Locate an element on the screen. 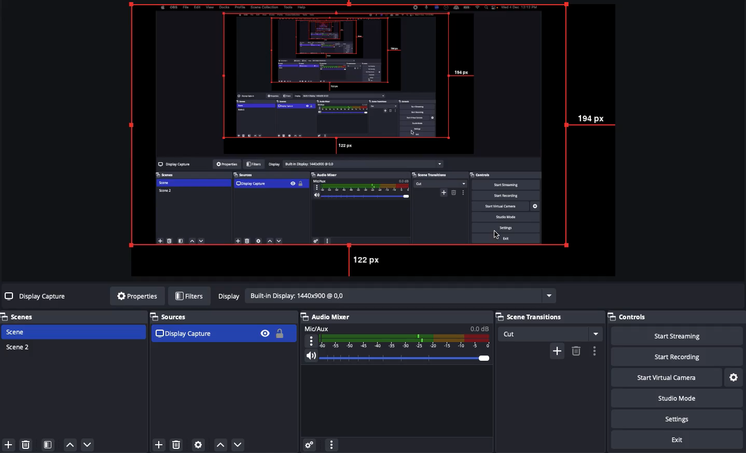 This screenshot has width=746, height=453. Settings is located at coordinates (735, 376).